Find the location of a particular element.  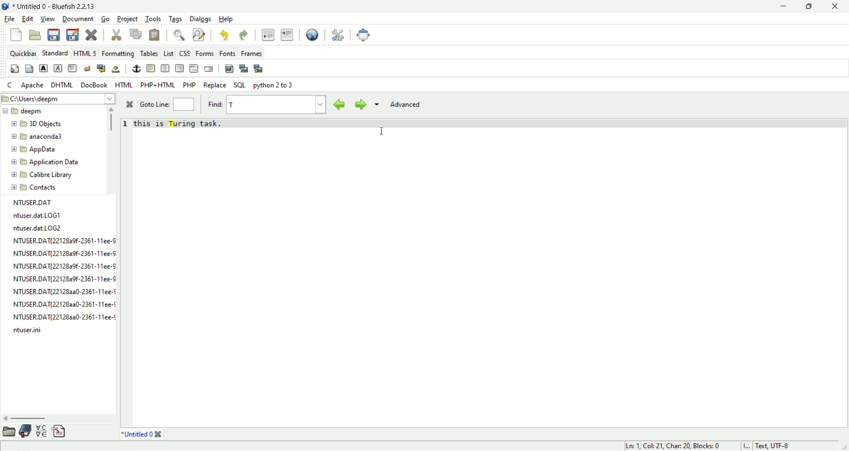

tables is located at coordinates (149, 54).